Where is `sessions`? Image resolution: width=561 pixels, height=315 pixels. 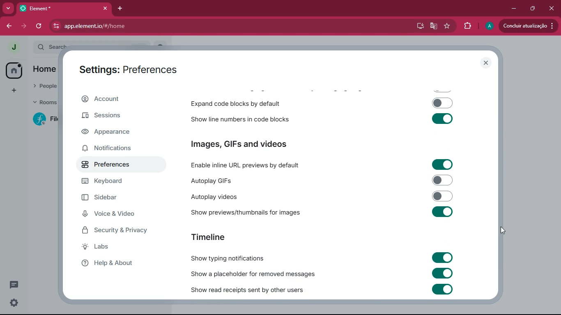
sessions is located at coordinates (114, 116).